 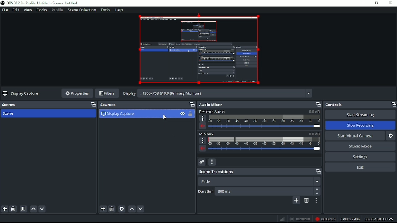 I want to click on Graph, so click(x=282, y=219).